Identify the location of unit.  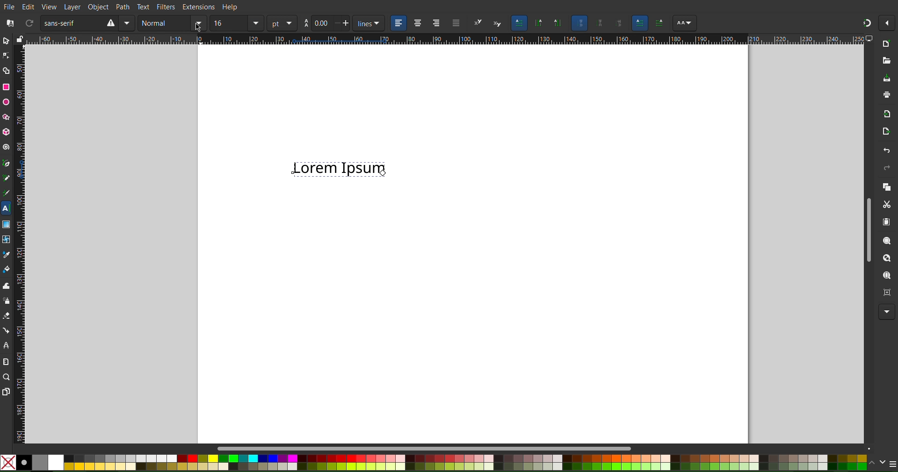
(282, 23).